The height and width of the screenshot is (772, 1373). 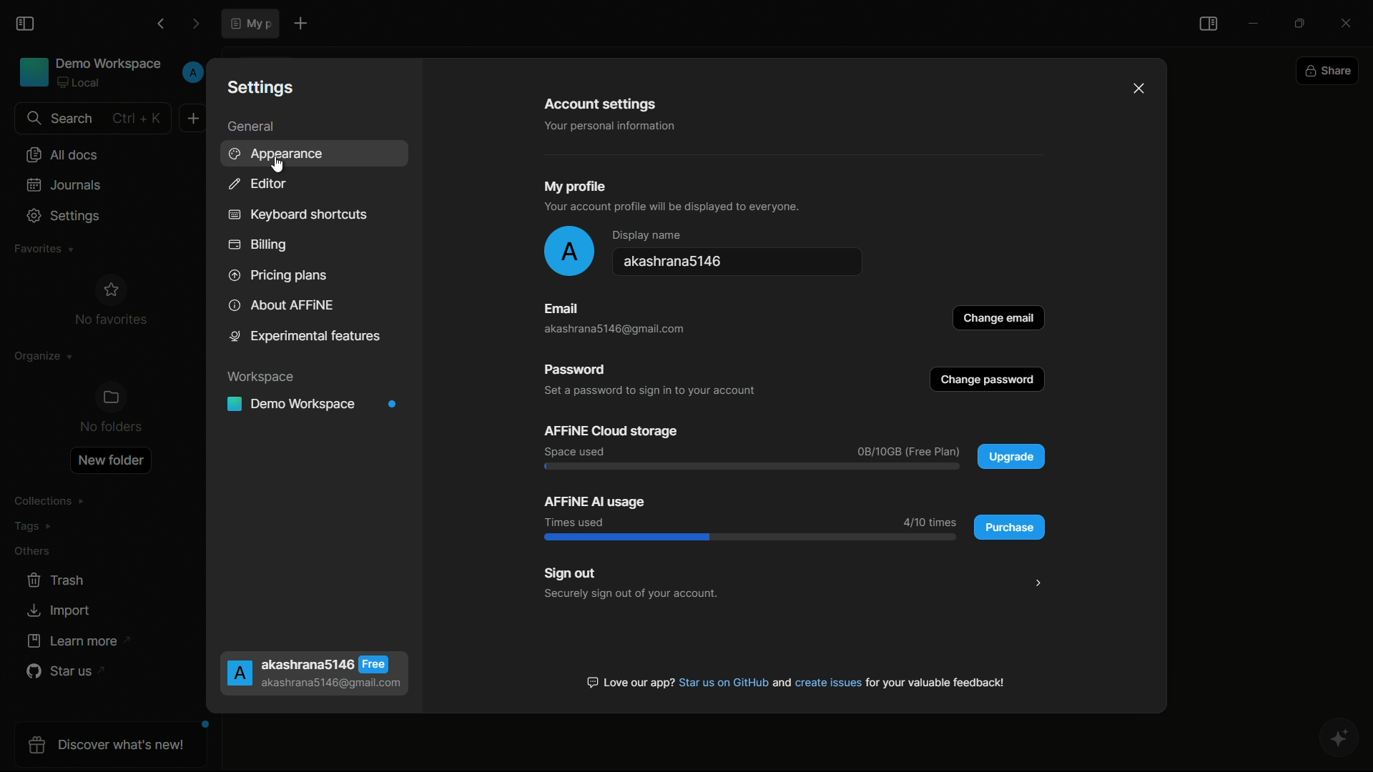 What do you see at coordinates (604, 126) in the screenshot?
I see `Your personal information` at bounding box center [604, 126].